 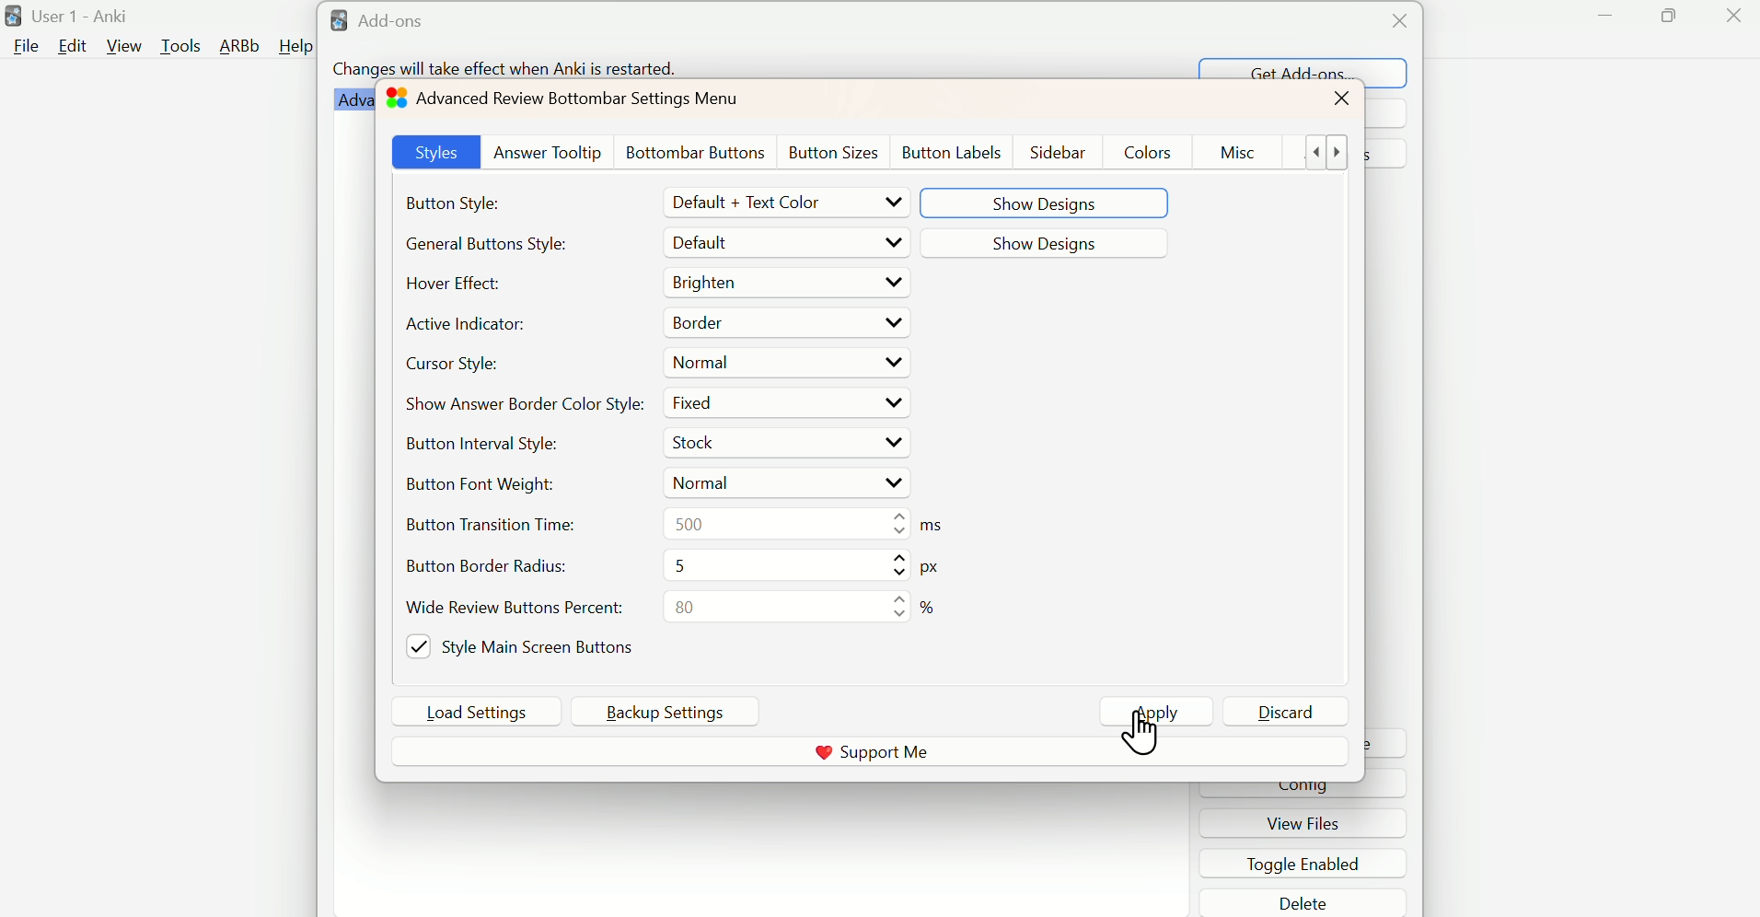 What do you see at coordinates (666, 713) in the screenshot?
I see `Backup Settings` at bounding box center [666, 713].